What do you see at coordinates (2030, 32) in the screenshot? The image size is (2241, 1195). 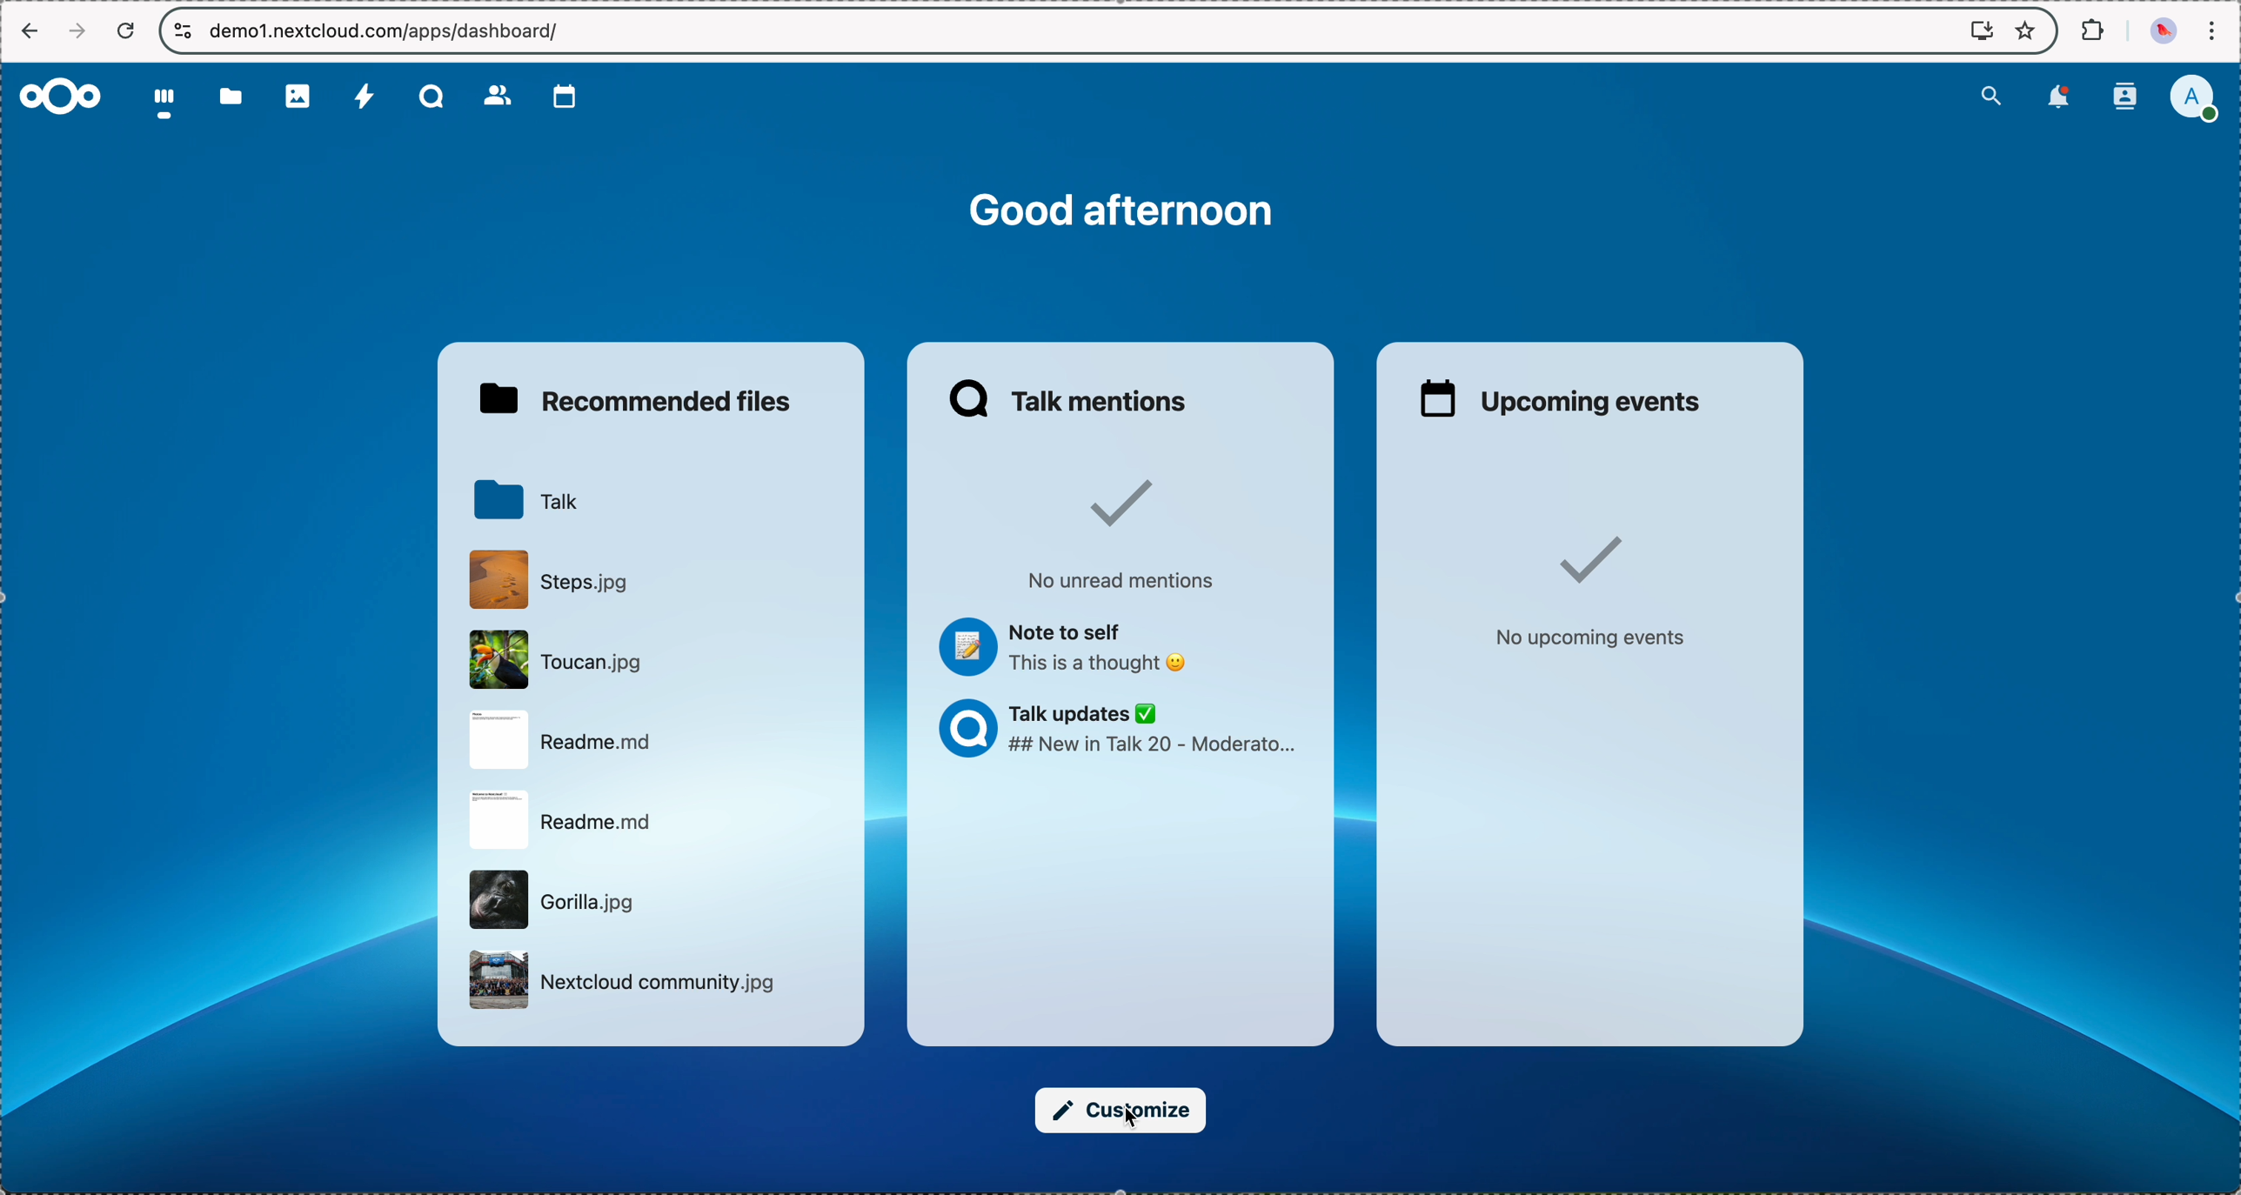 I see `favorites` at bounding box center [2030, 32].